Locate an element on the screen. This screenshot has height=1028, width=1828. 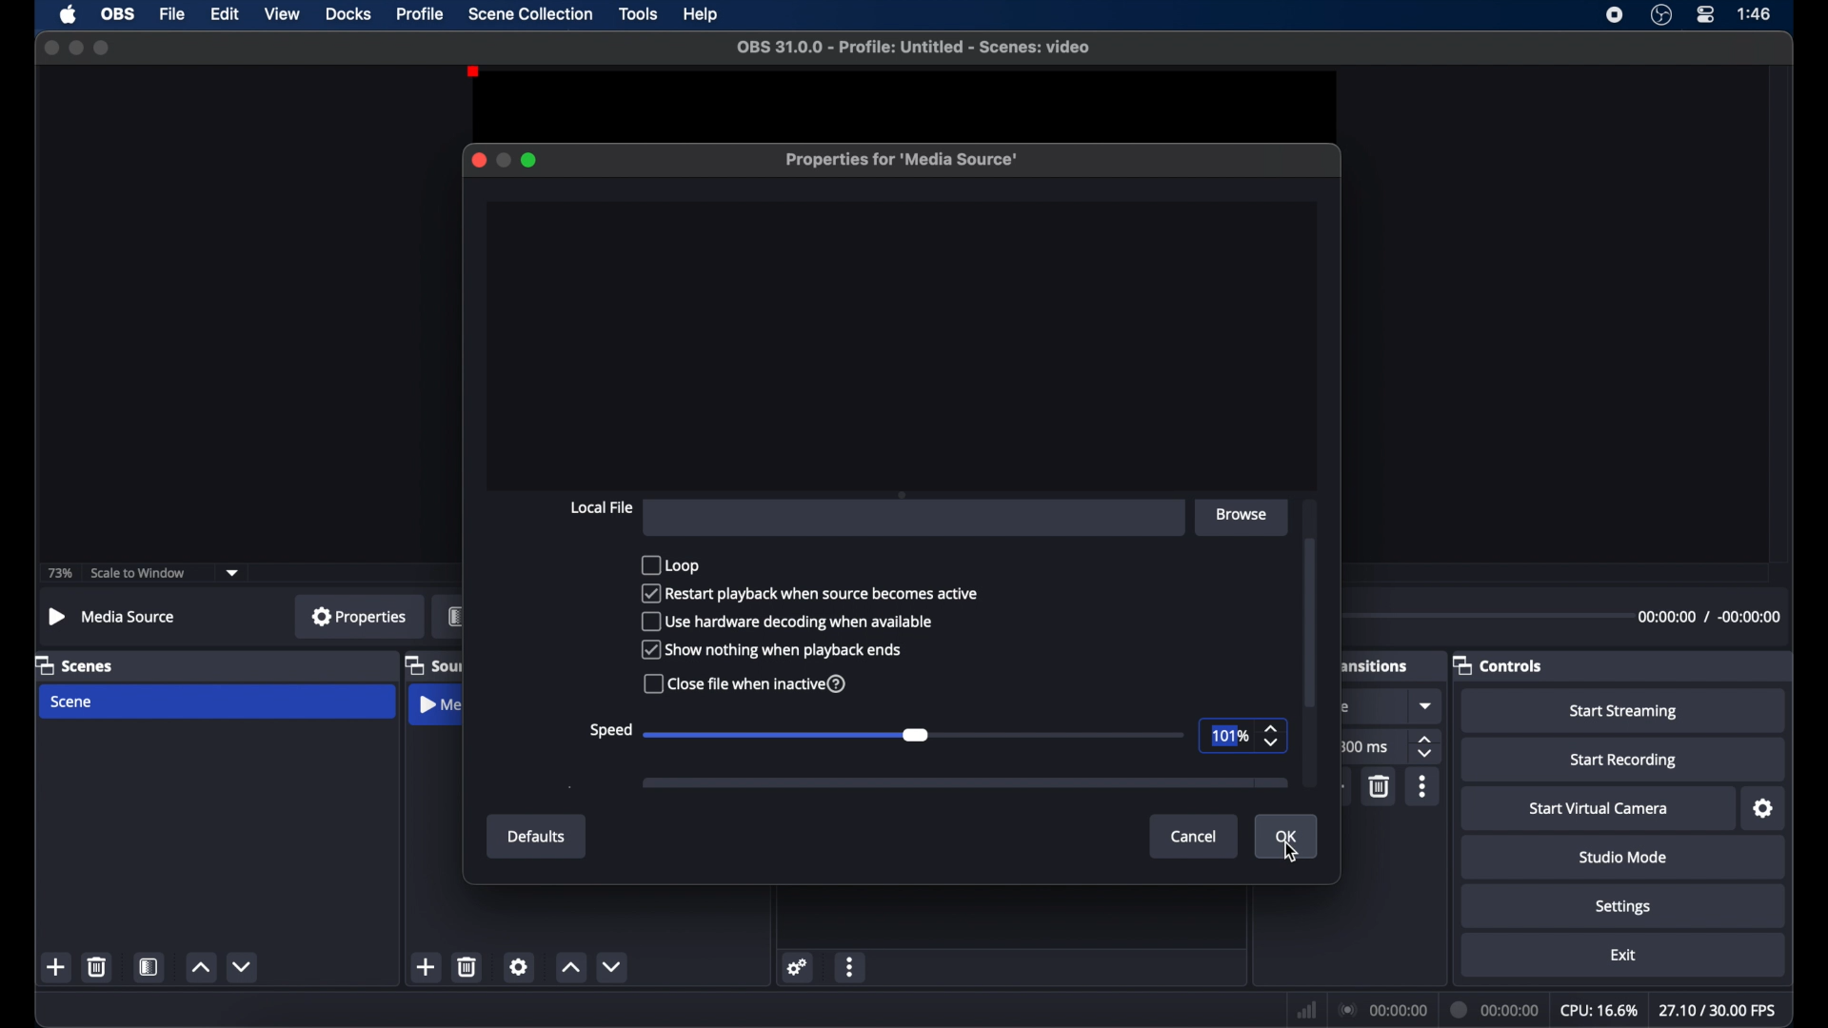
network is located at coordinates (1307, 1012).